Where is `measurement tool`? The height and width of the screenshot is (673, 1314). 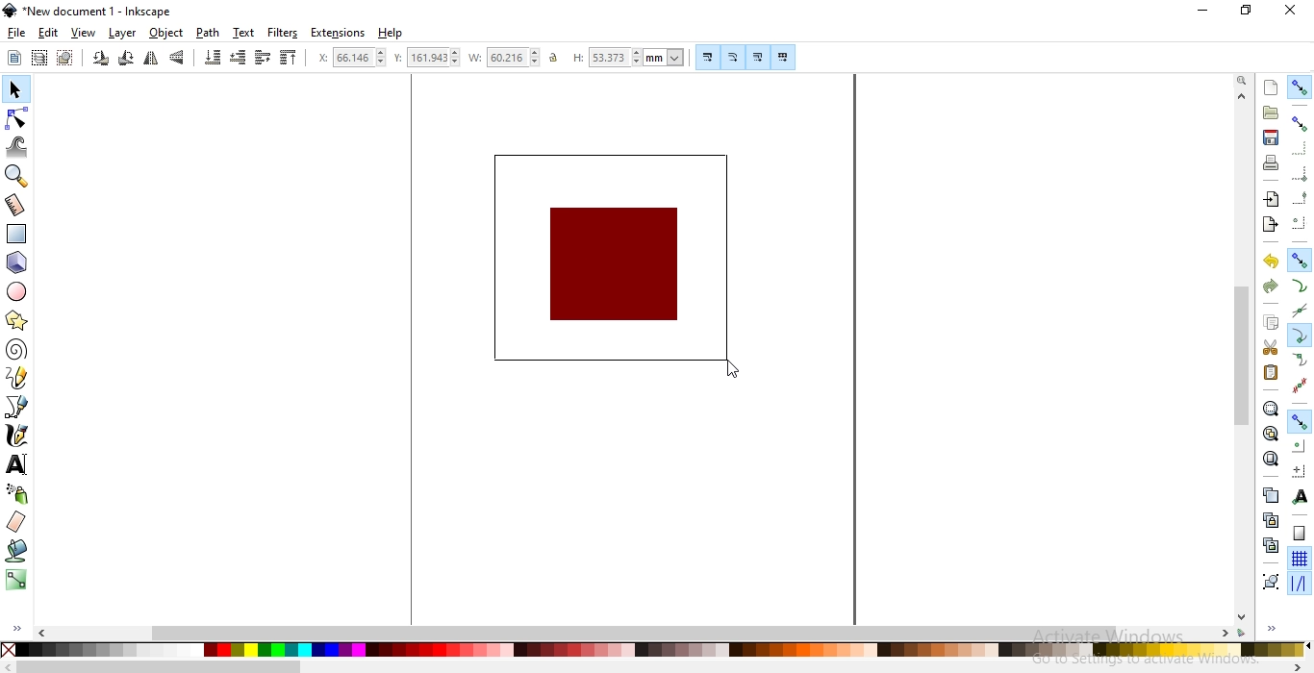 measurement tool is located at coordinates (16, 206).